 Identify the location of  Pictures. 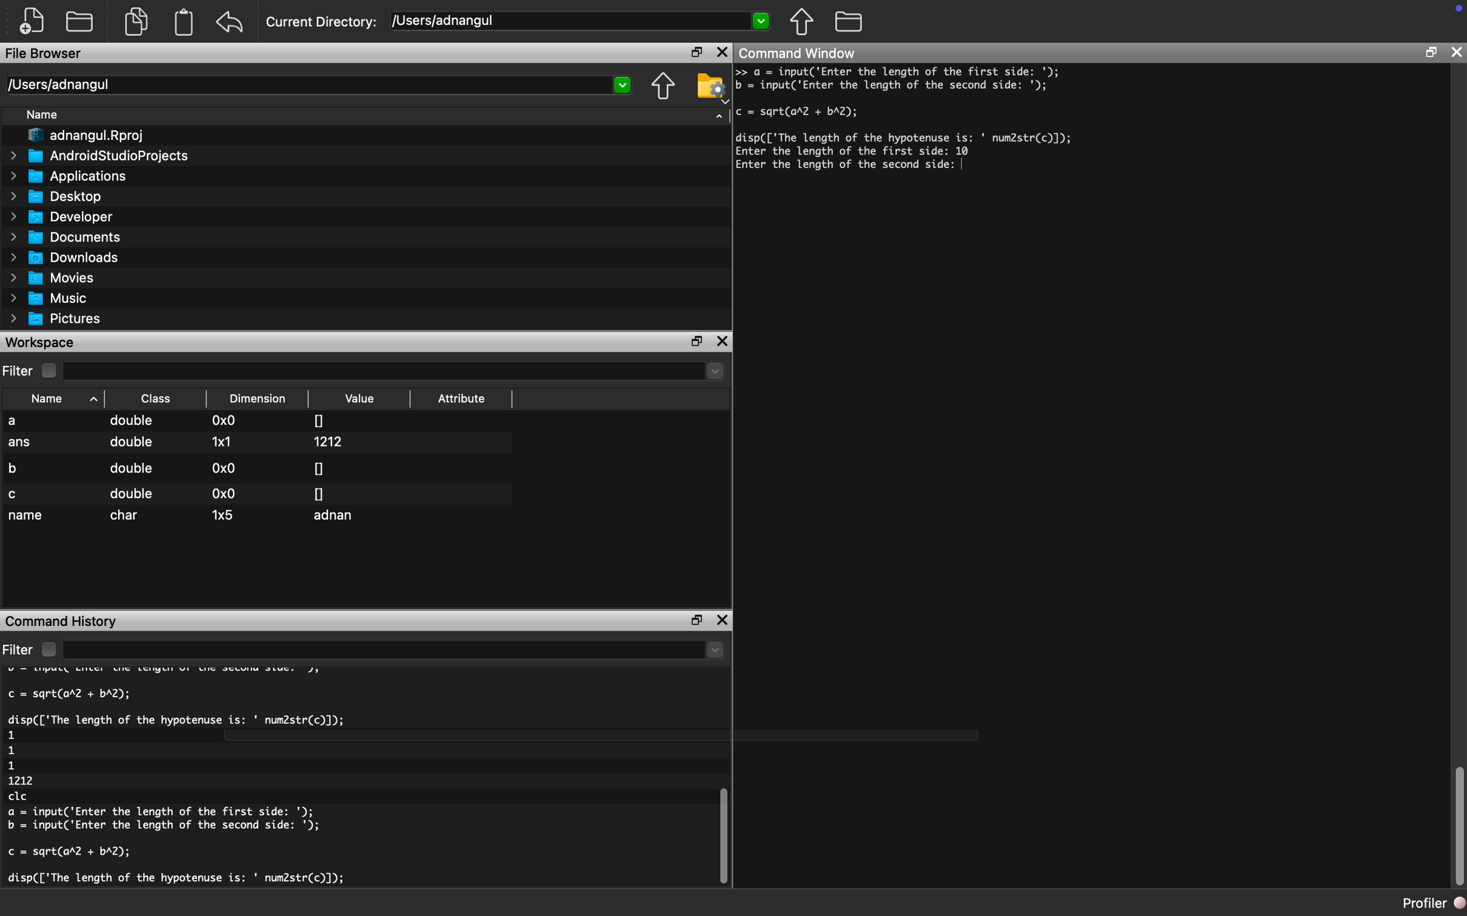
(60, 319).